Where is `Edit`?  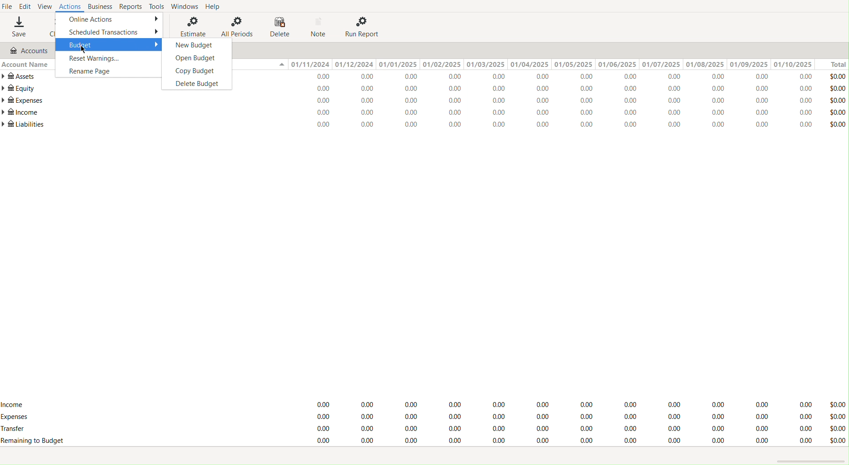
Edit is located at coordinates (24, 7).